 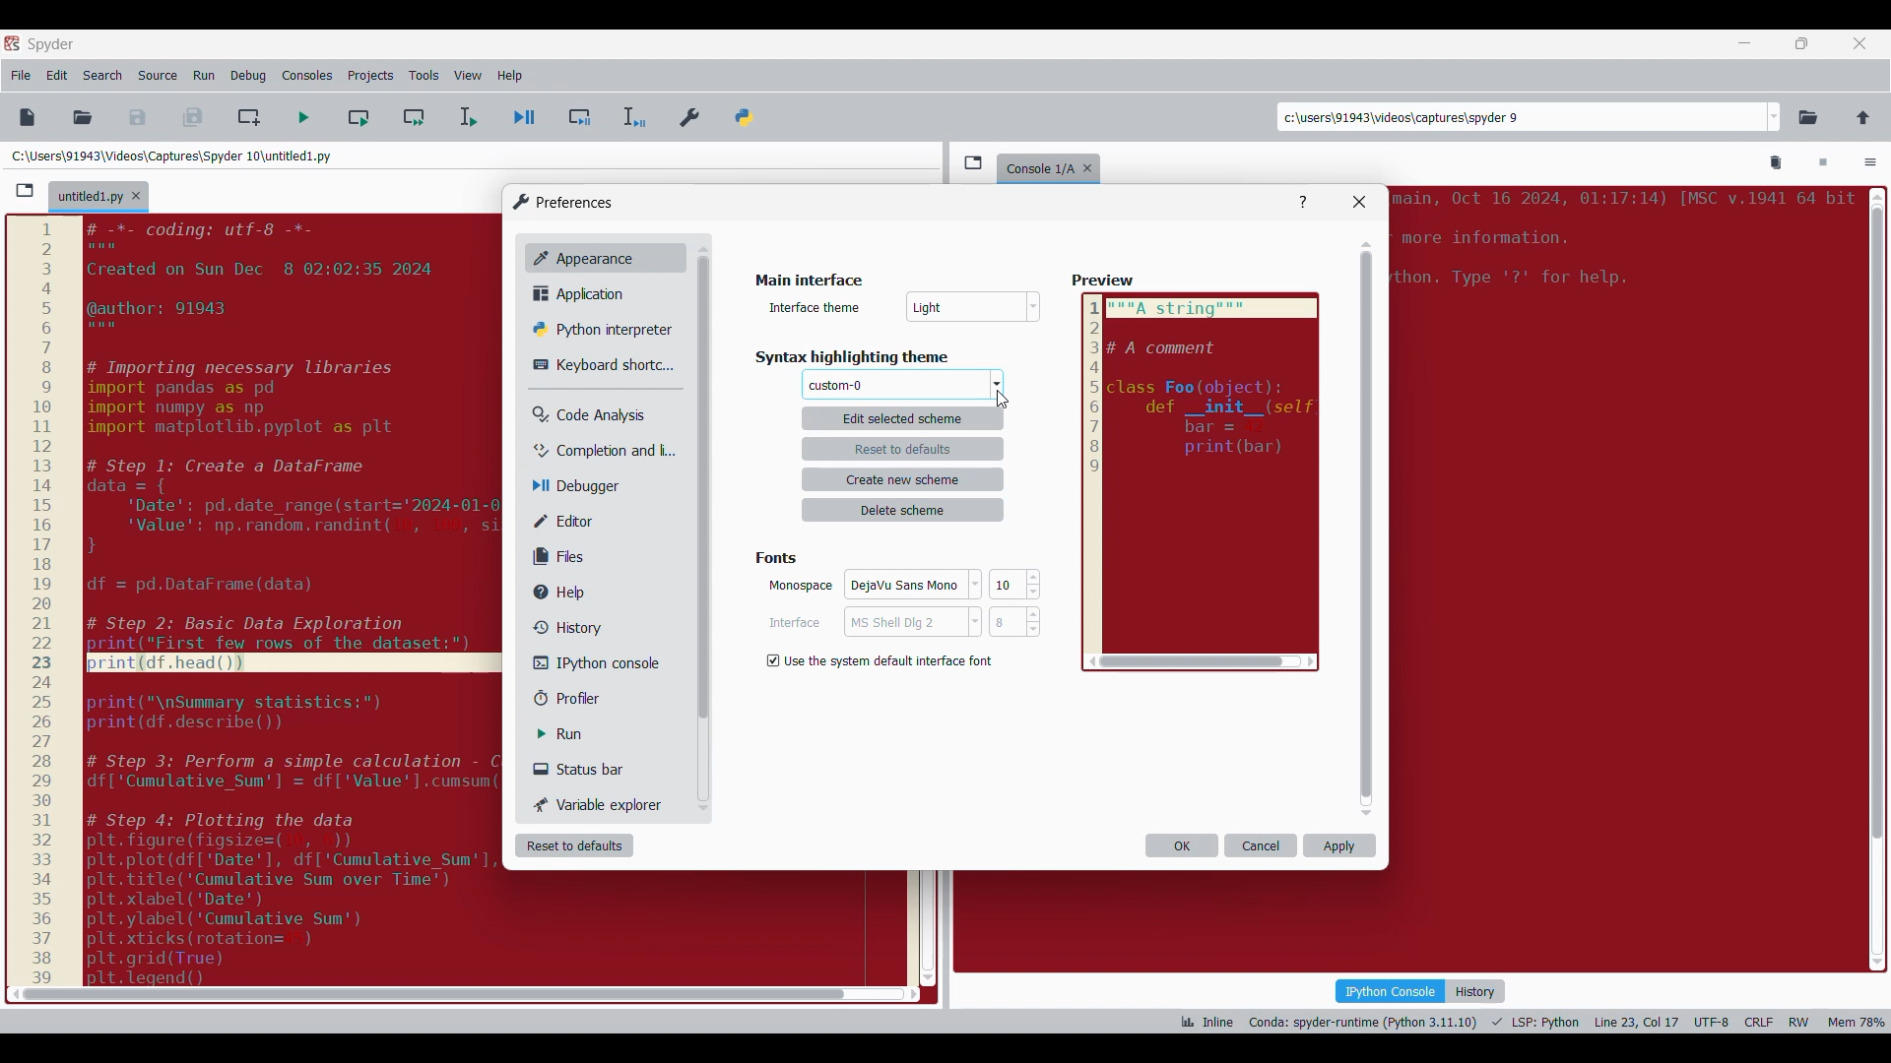 I want to click on Run current cell and go to next one, so click(x=414, y=117).